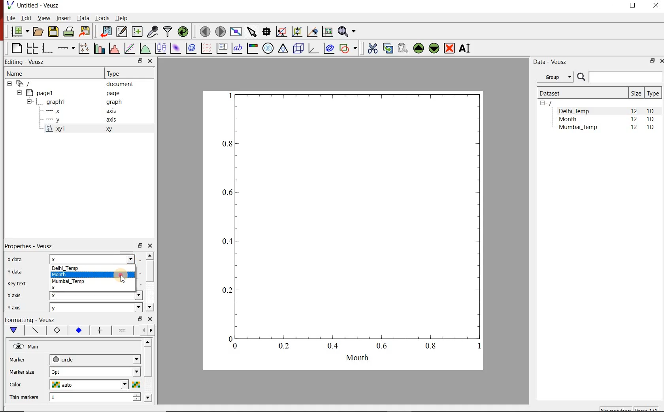  Describe the element at coordinates (252, 48) in the screenshot. I see `image color bar` at that location.